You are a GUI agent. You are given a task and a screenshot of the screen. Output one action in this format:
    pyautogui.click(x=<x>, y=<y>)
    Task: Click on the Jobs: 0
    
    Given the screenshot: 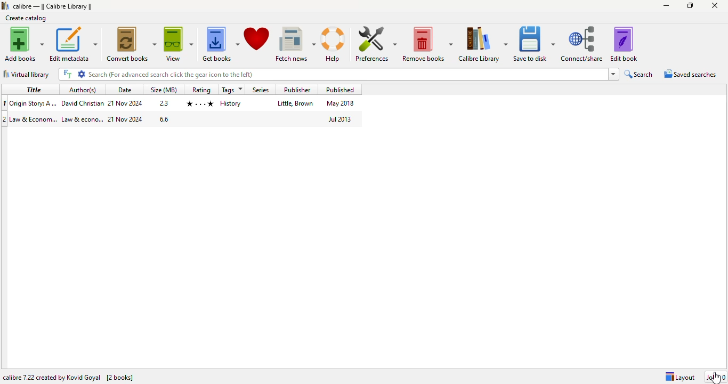 What is the action you would take?
    pyautogui.click(x=717, y=377)
    